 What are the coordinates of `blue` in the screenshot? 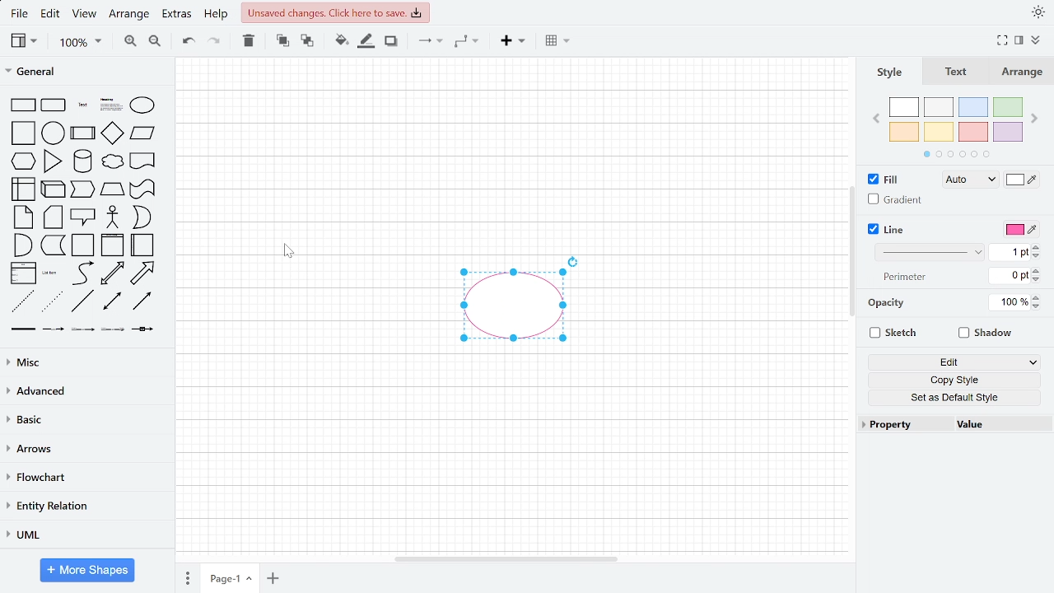 It's located at (974, 107).